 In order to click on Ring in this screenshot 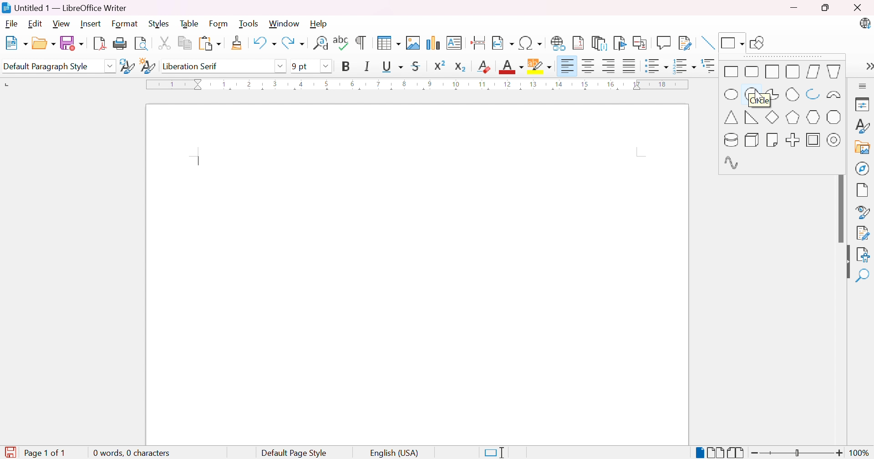, I will do `click(834, 139)`.